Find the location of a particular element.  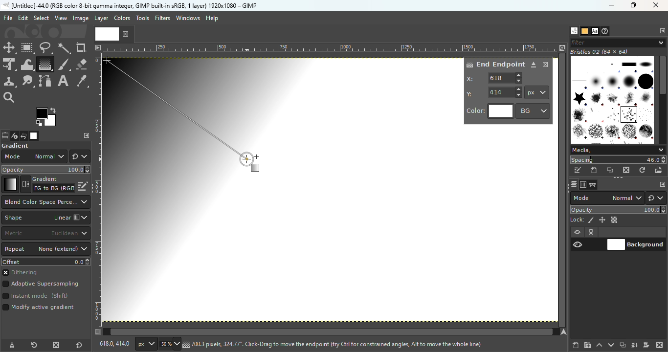

Color is located at coordinates (490, 111).